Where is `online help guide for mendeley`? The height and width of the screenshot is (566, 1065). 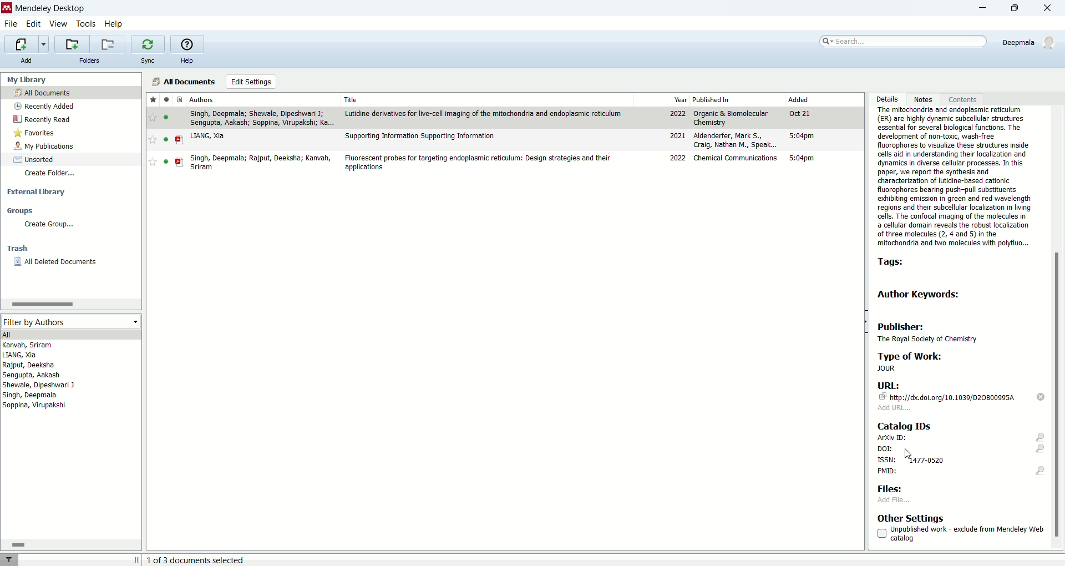
online help guide for mendeley is located at coordinates (186, 43).